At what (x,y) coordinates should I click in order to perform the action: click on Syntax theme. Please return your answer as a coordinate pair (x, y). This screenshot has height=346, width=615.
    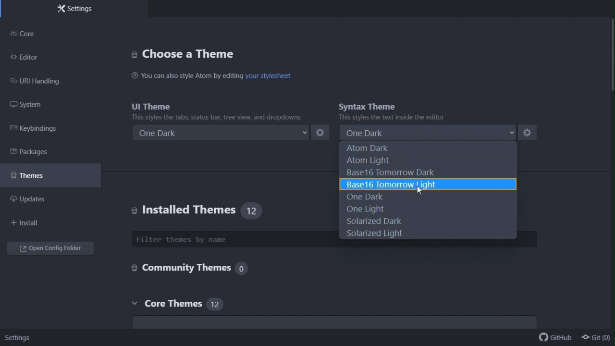
    Looking at the image, I should click on (406, 110).